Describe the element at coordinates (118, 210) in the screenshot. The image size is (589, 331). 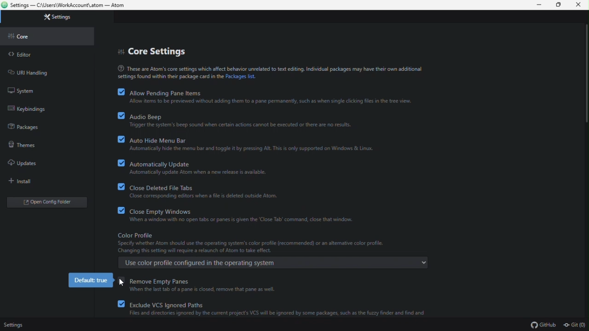
I see `checkbox` at that location.